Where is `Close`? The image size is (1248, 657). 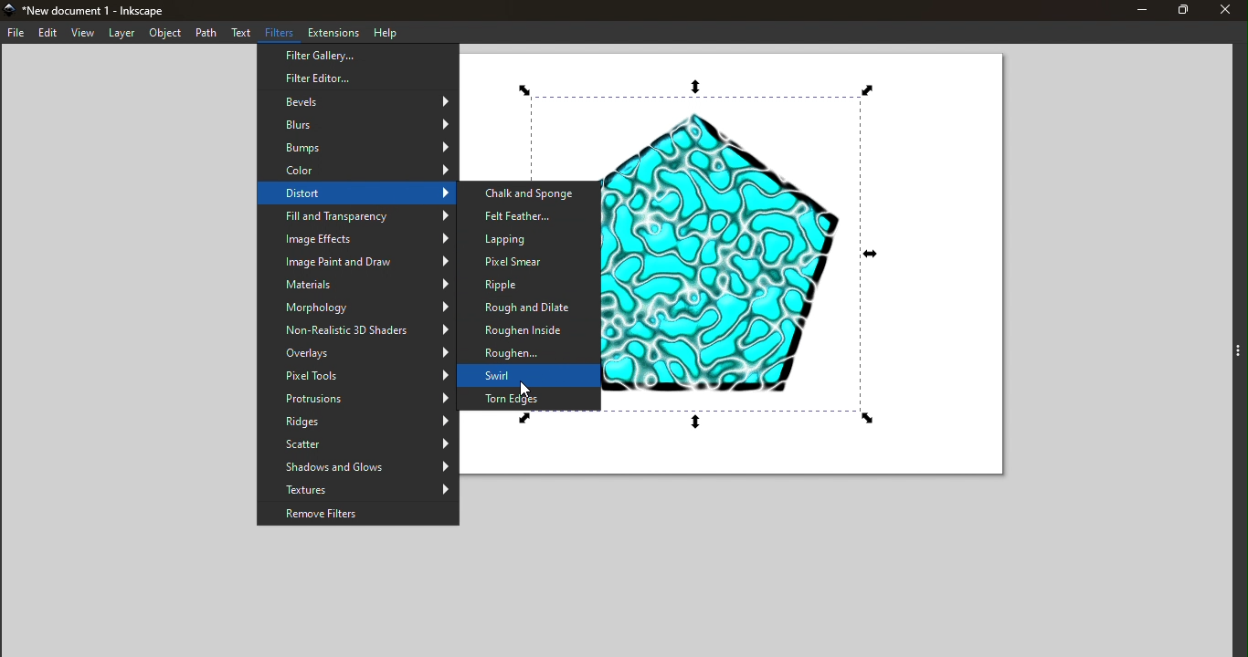
Close is located at coordinates (1229, 9).